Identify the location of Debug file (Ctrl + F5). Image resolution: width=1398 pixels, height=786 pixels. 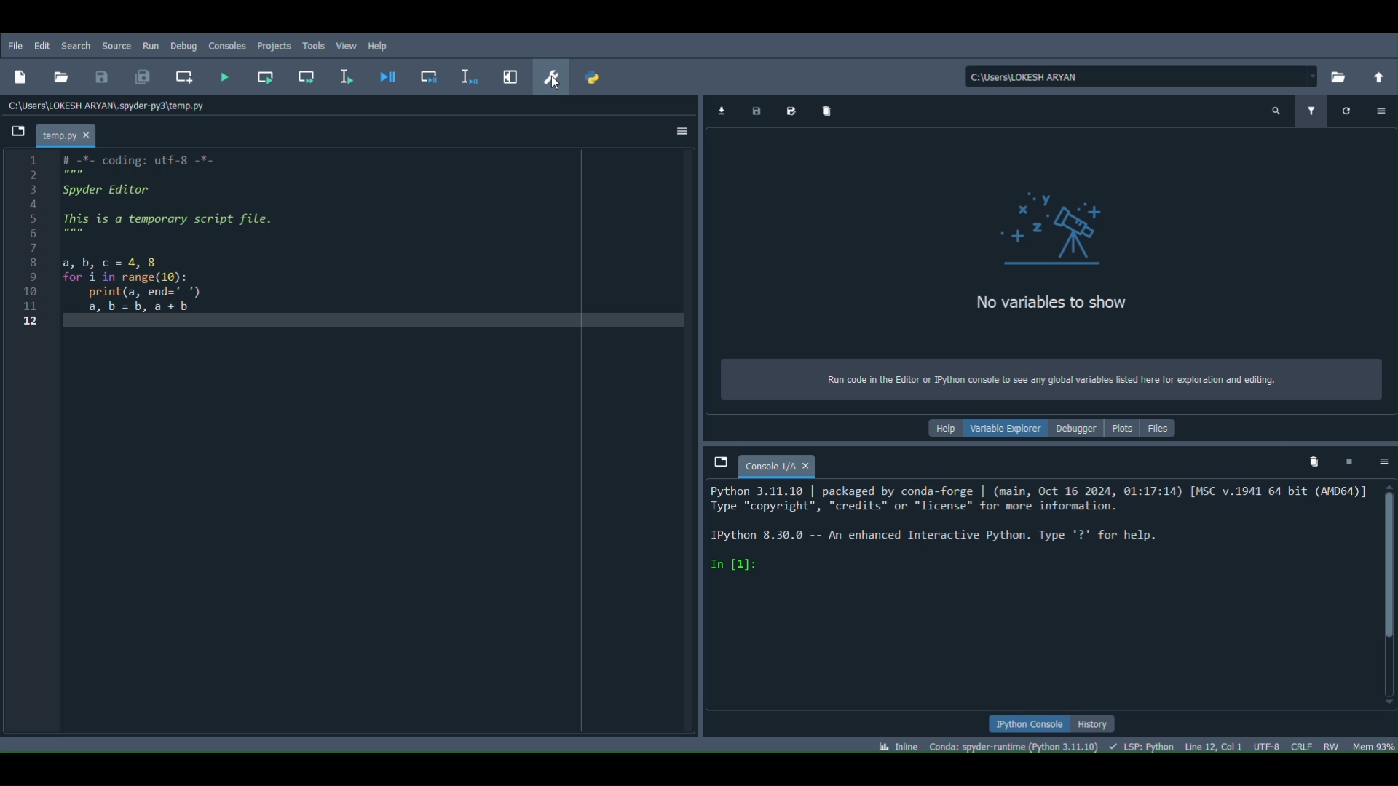
(387, 78).